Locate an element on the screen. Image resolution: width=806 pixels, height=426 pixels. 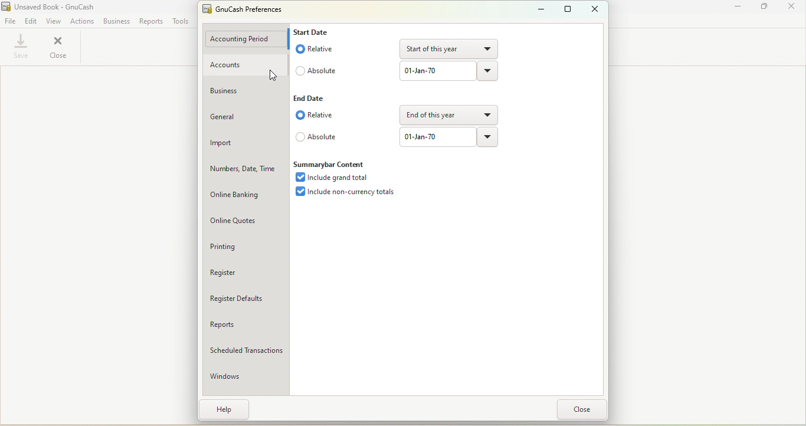
Accounting period is located at coordinates (247, 38).